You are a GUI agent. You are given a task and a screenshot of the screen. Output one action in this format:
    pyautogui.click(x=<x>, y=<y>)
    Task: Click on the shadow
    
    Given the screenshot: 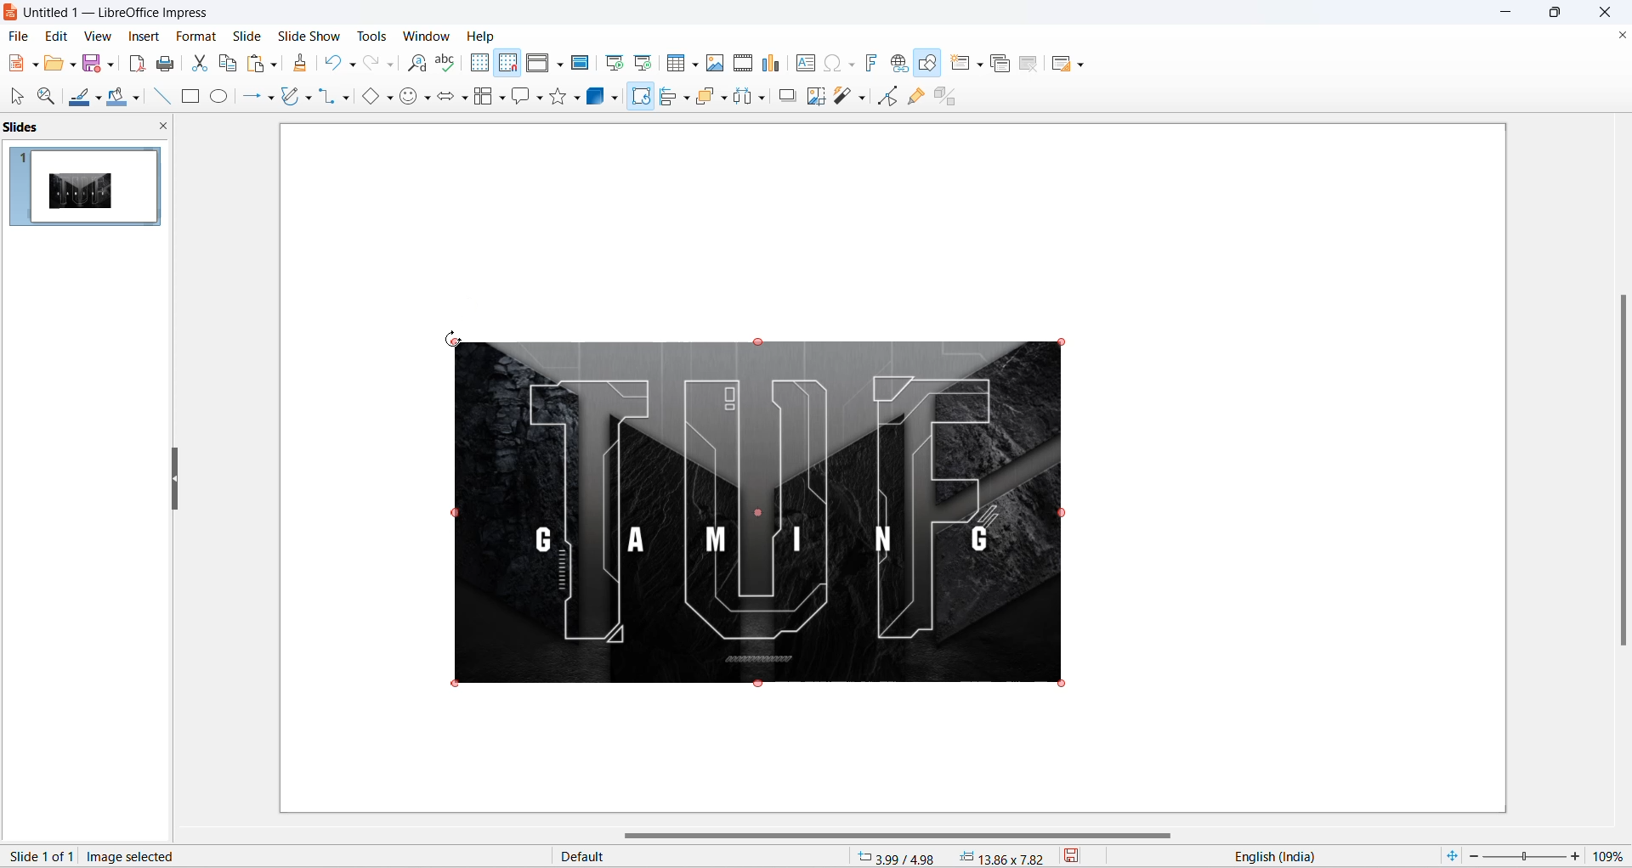 What is the action you would take?
    pyautogui.click(x=788, y=95)
    